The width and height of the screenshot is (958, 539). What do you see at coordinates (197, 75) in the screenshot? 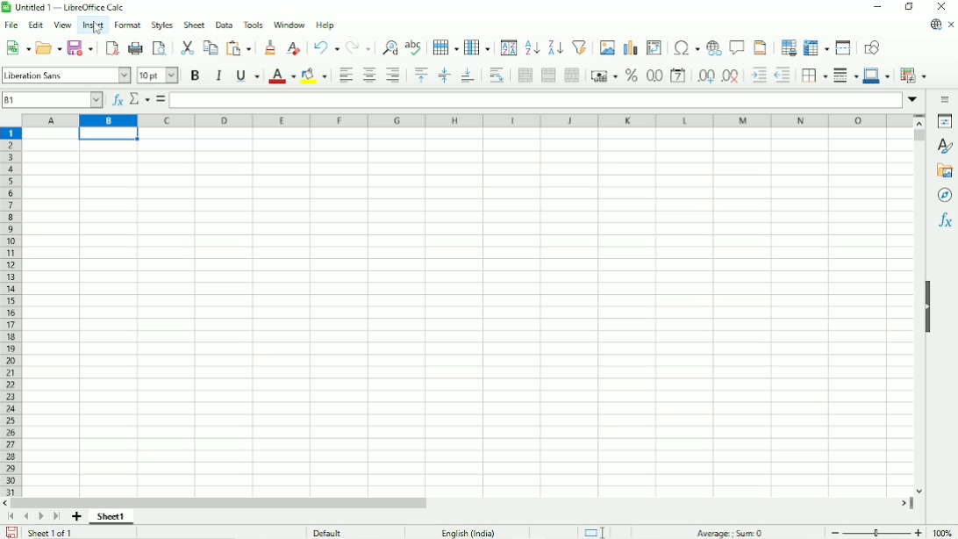
I see `Bold` at bounding box center [197, 75].